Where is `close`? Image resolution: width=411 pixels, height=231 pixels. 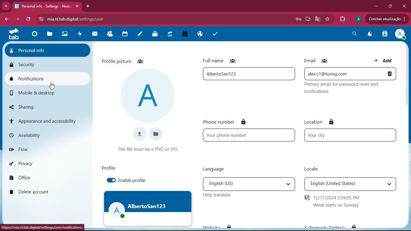 close is located at coordinates (403, 6).